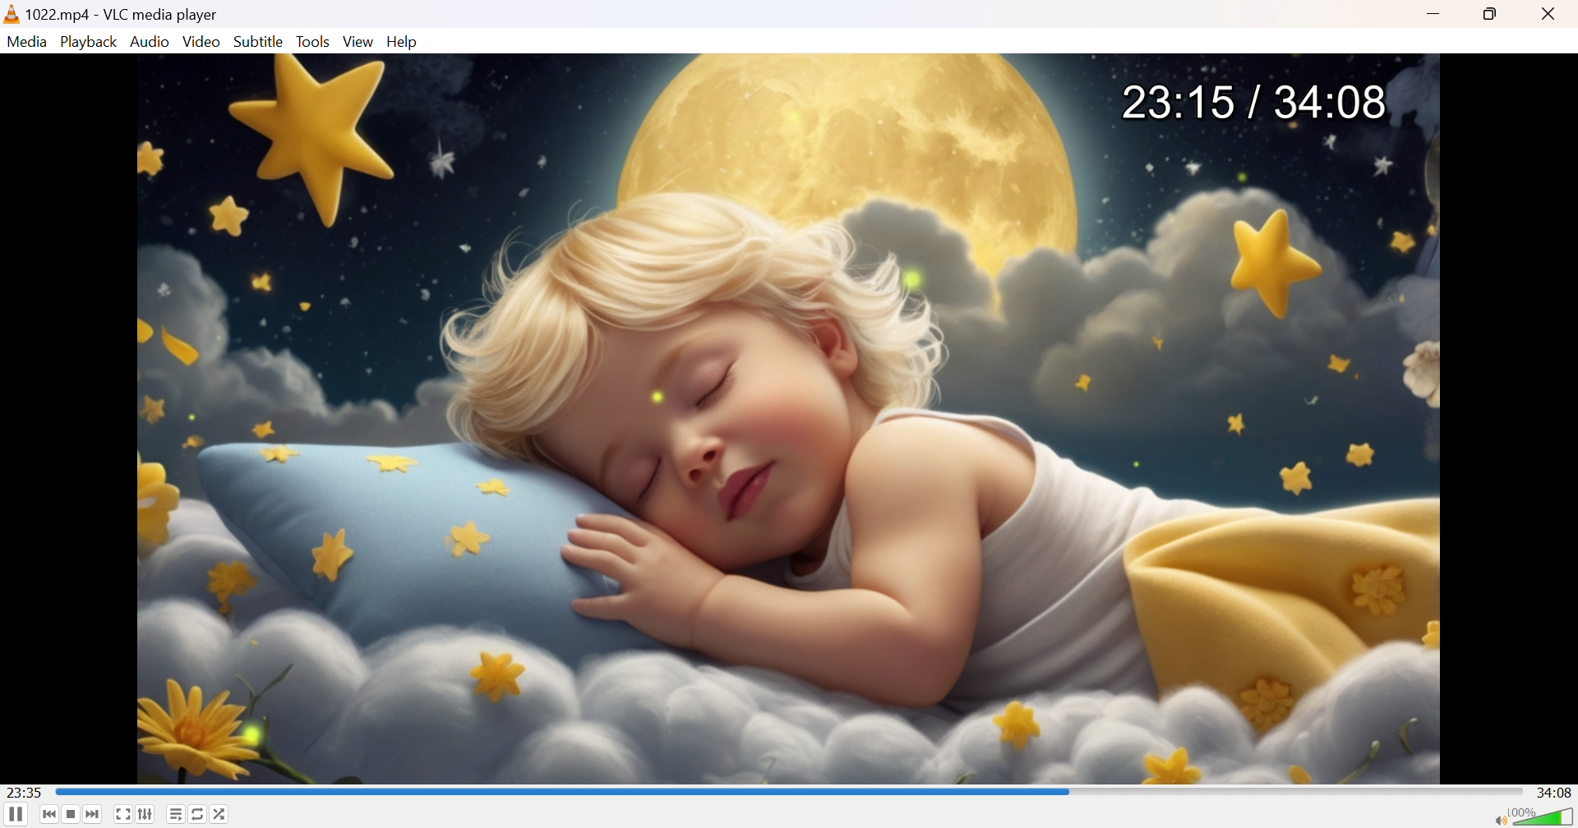 The width and height of the screenshot is (1578, 828). Describe the element at coordinates (151, 41) in the screenshot. I see `Audio` at that location.